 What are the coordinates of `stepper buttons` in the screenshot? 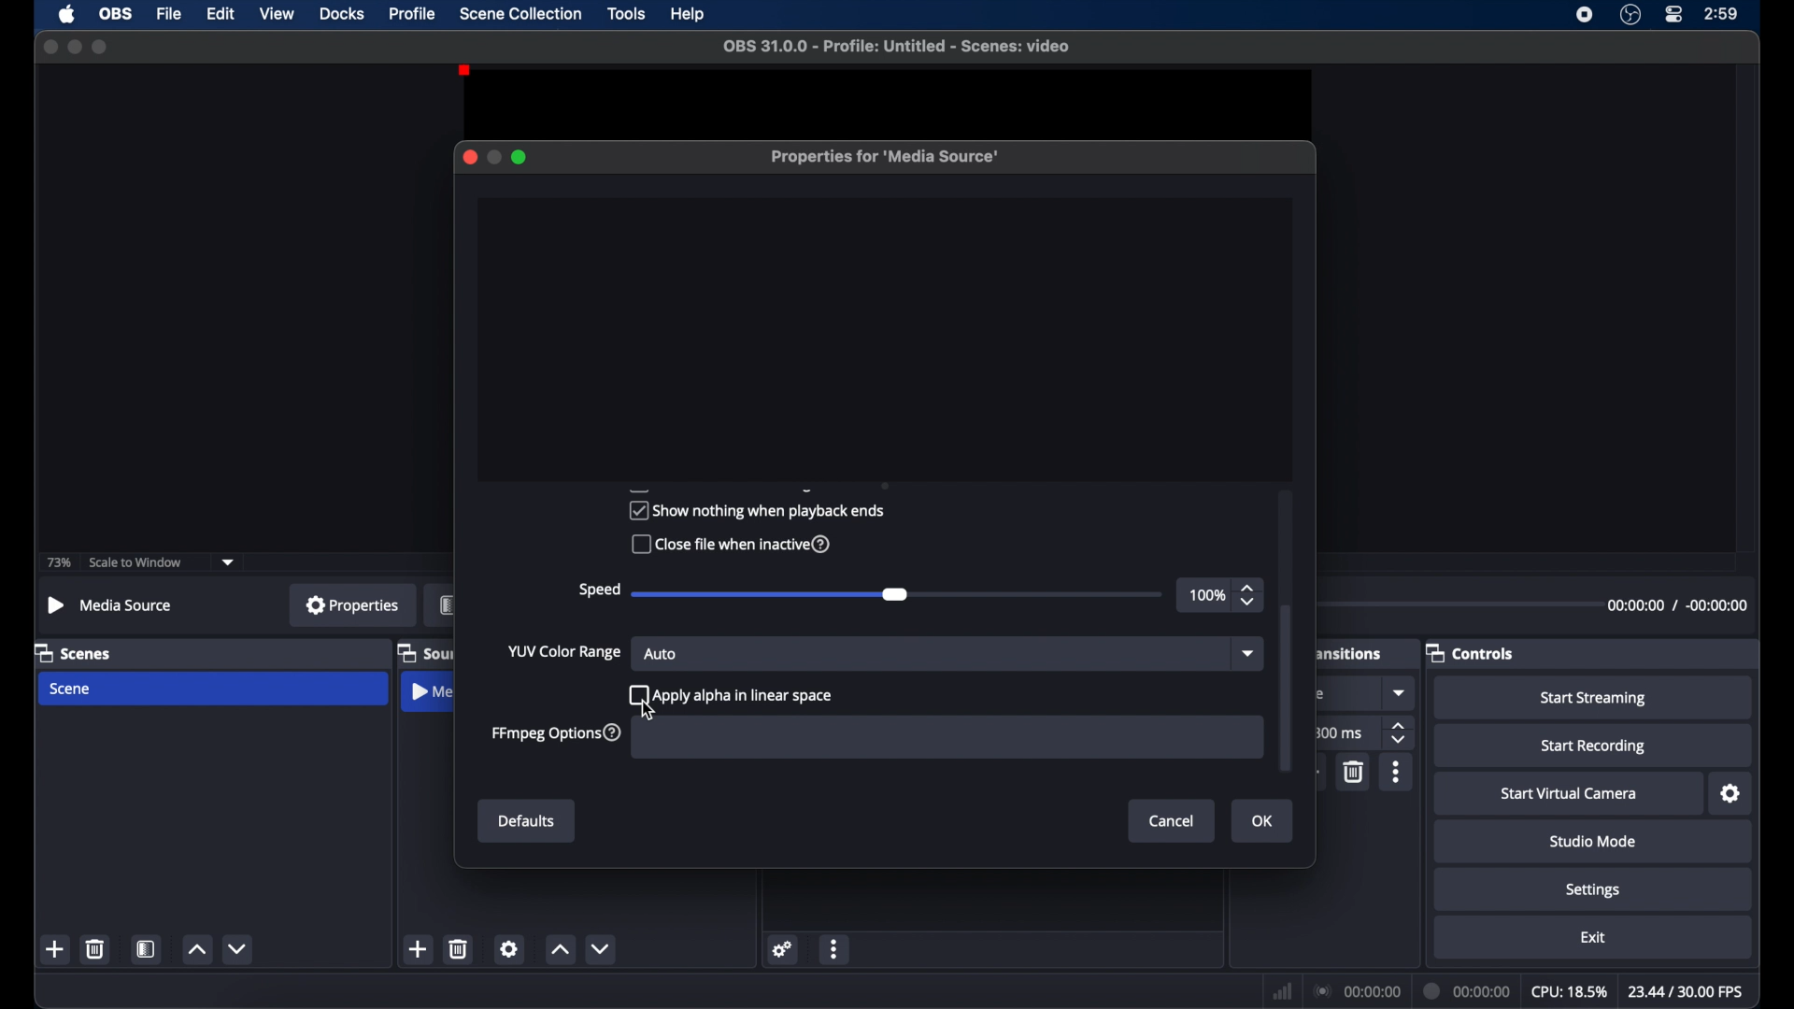 It's located at (1400, 732).